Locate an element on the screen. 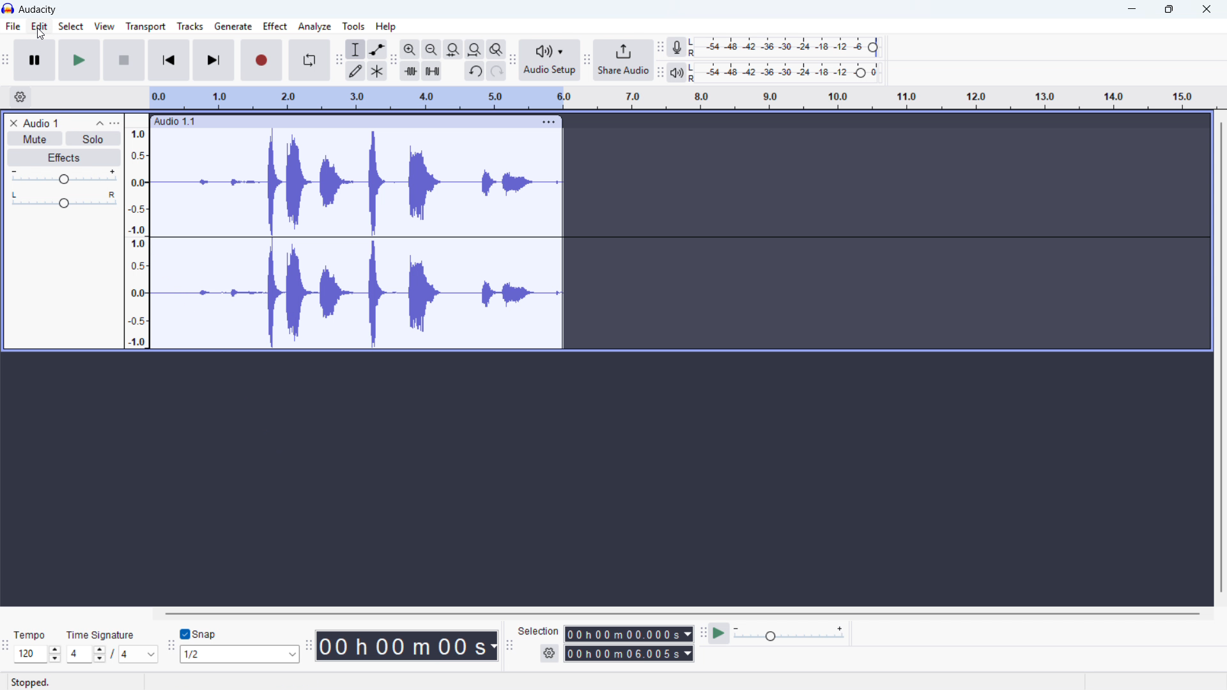 The image size is (1227, 690). toggle snap is located at coordinates (198, 634).